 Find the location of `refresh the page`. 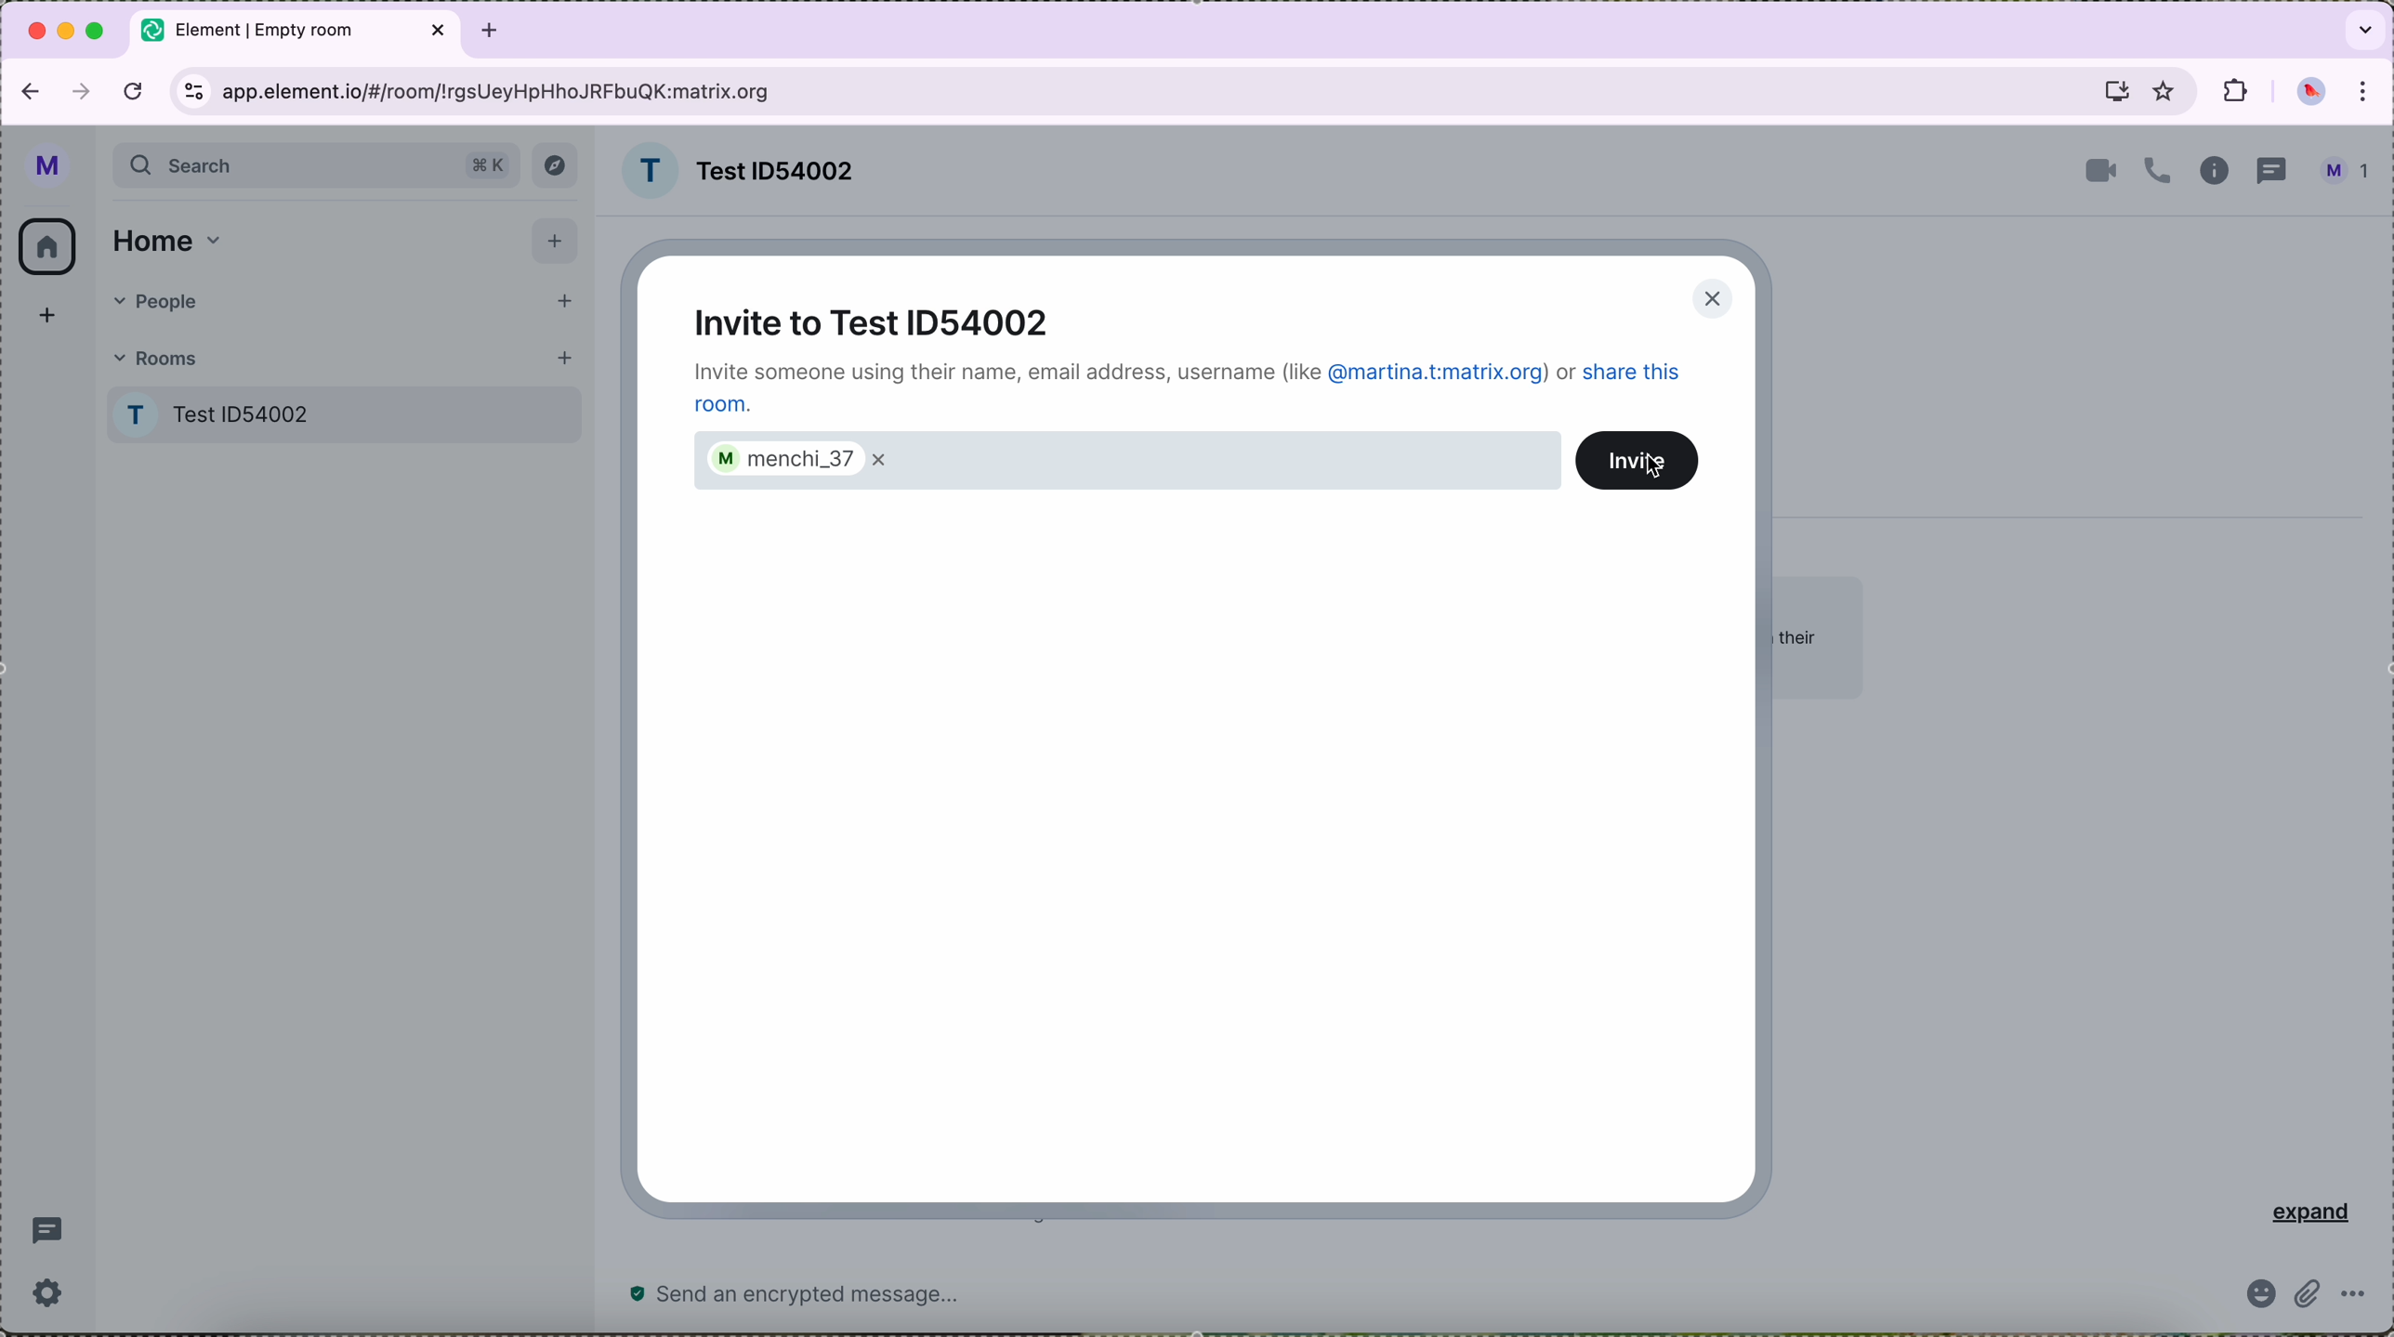

refresh the page is located at coordinates (134, 90).